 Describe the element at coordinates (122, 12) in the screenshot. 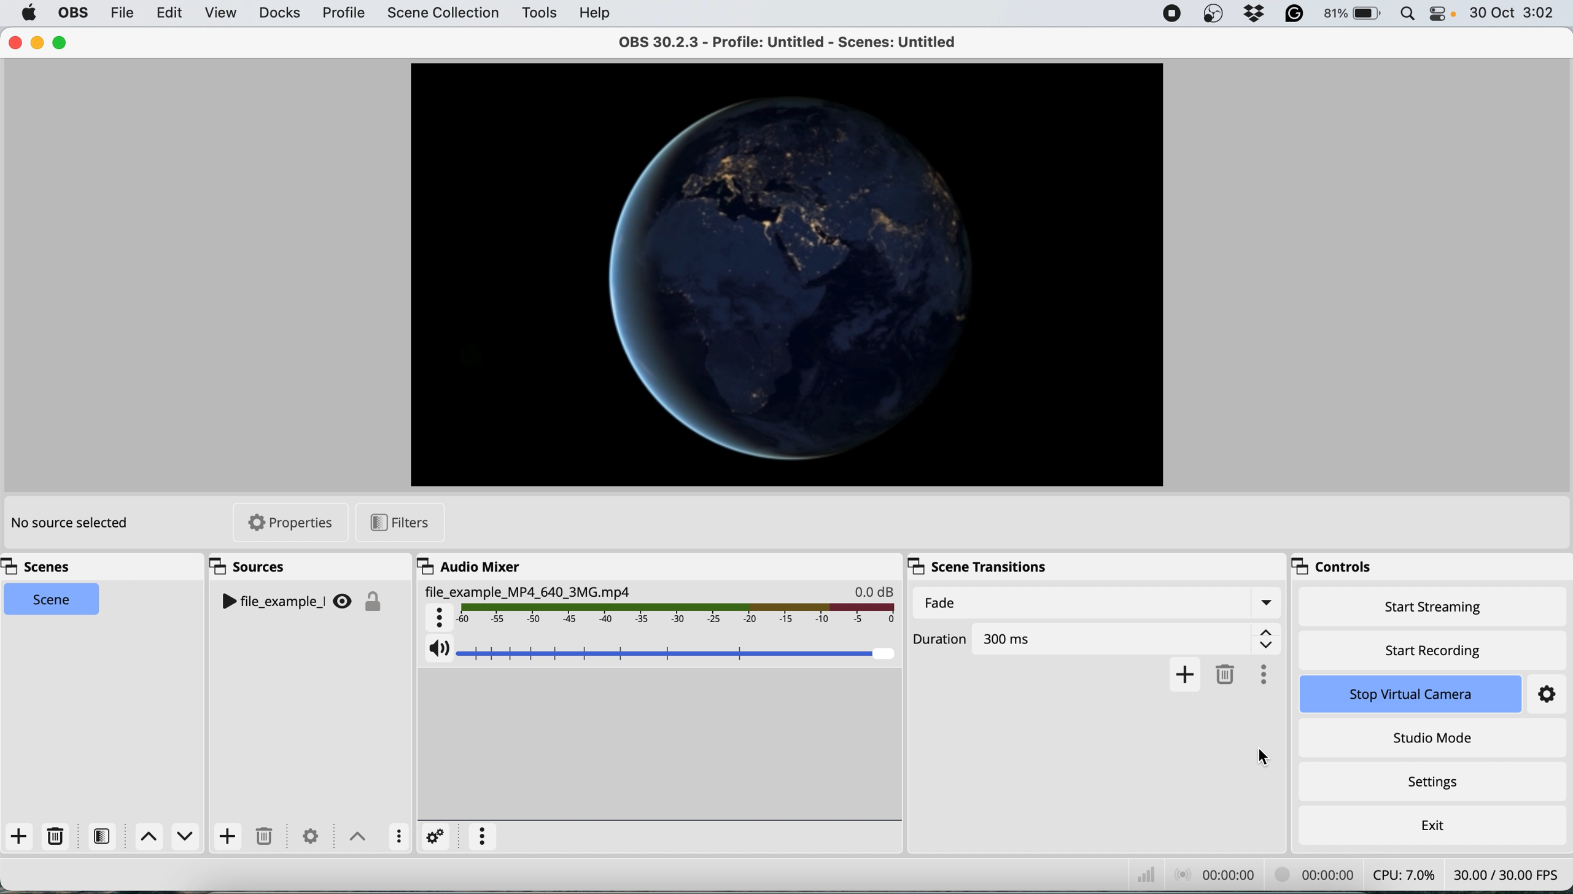

I see `file` at that location.